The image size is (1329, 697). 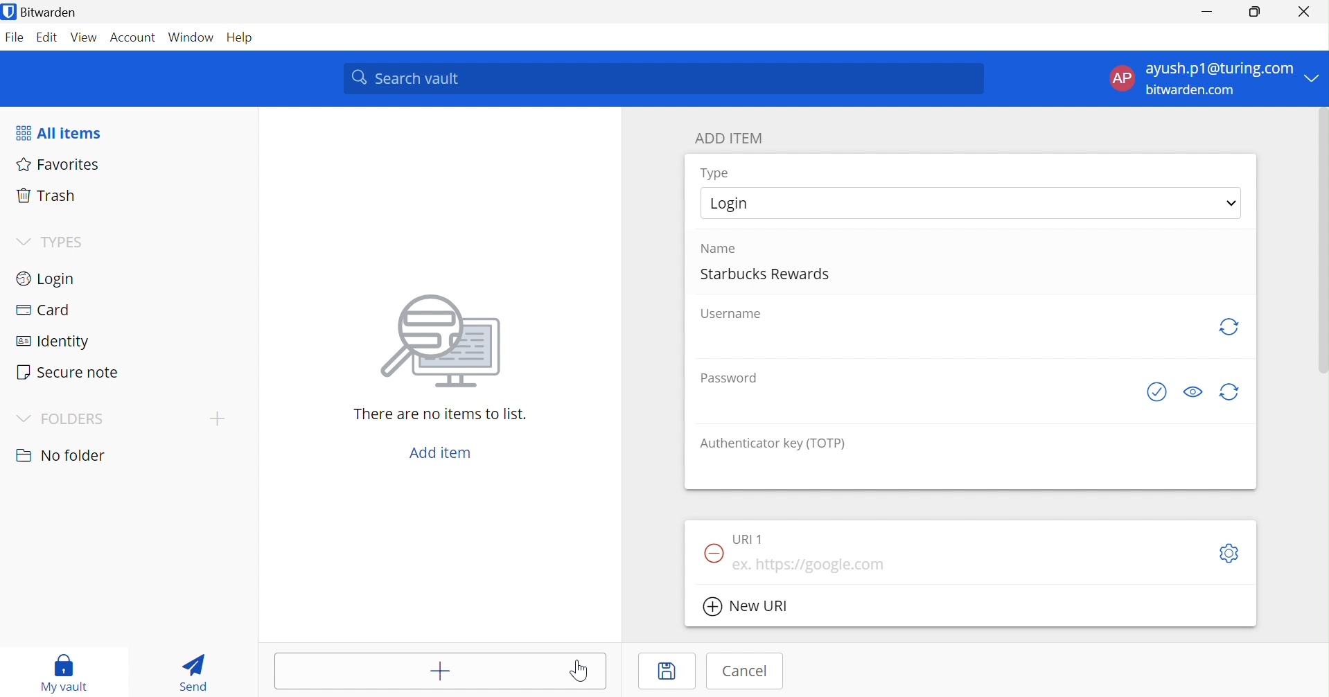 I want to click on Edit, so click(x=49, y=39).